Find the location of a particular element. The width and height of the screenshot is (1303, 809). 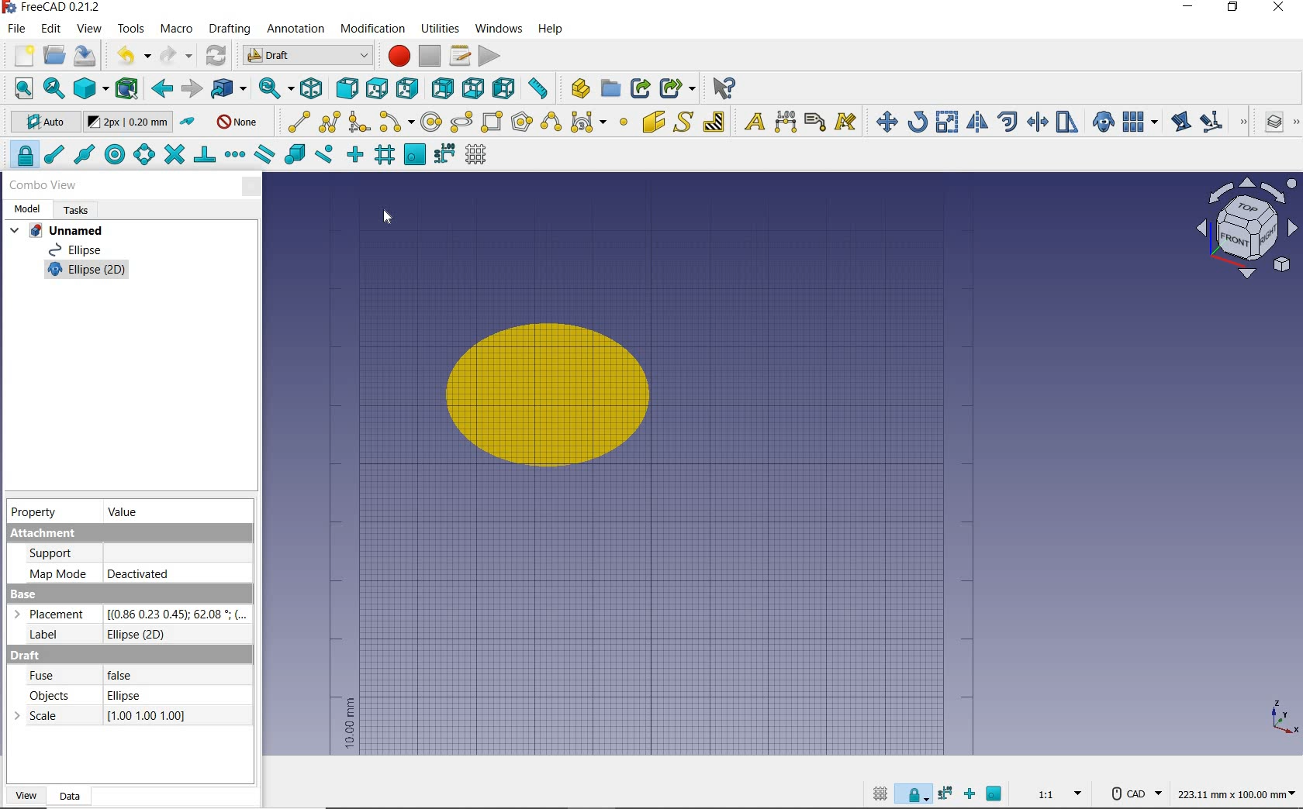

mirror is located at coordinates (978, 121).